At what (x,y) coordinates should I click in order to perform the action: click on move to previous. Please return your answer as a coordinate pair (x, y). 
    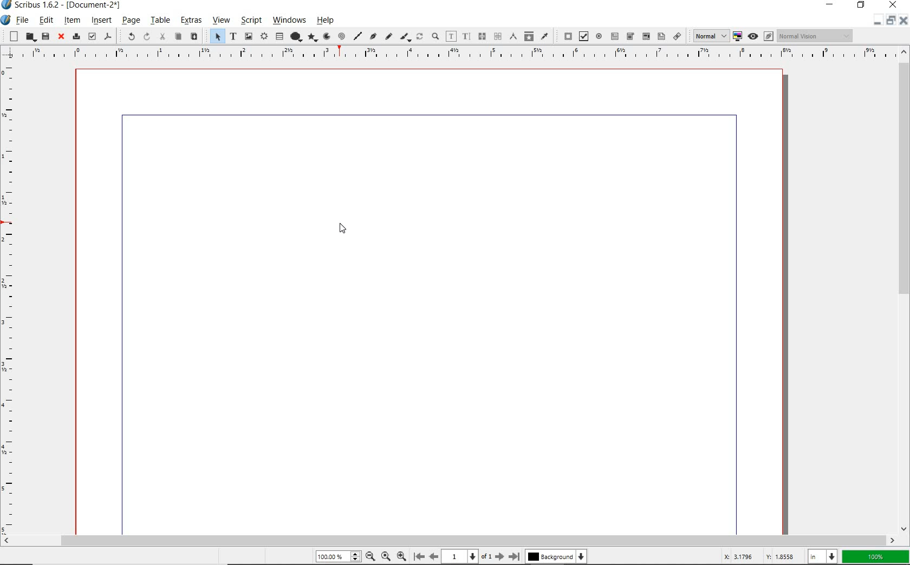
    Looking at the image, I should click on (438, 556).